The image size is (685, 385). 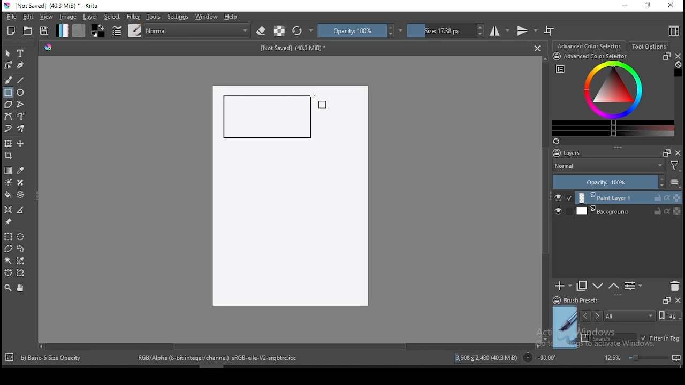 What do you see at coordinates (67, 17) in the screenshot?
I see `image` at bounding box center [67, 17].